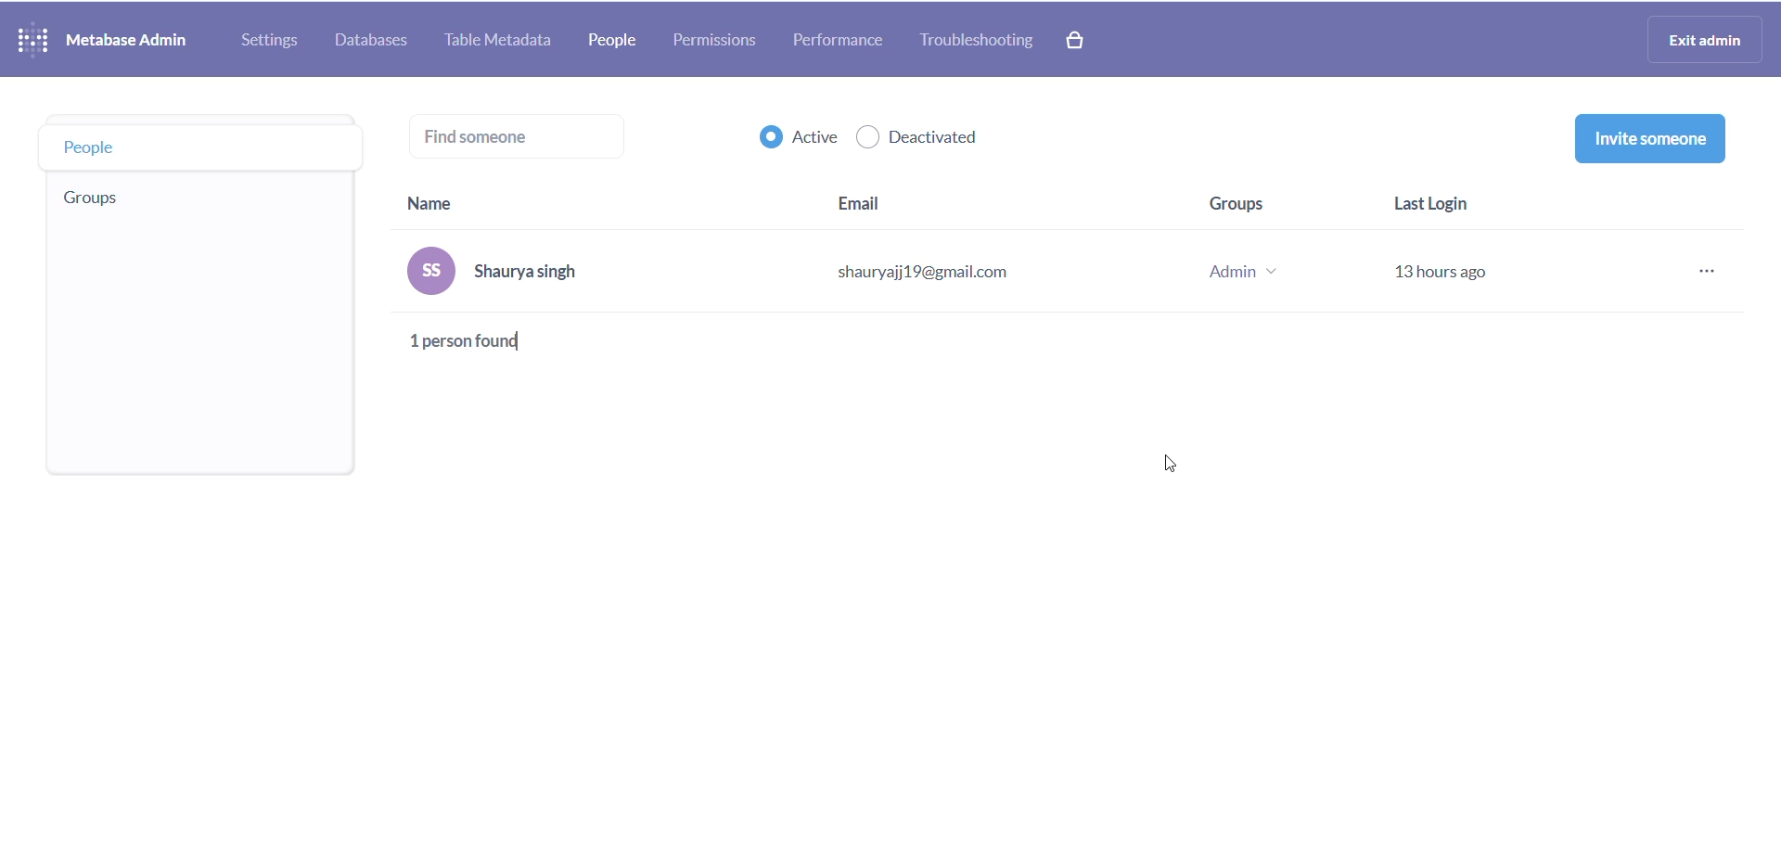 This screenshot has height=844, width=1781. Describe the element at coordinates (947, 275) in the screenshot. I see `email` at that location.